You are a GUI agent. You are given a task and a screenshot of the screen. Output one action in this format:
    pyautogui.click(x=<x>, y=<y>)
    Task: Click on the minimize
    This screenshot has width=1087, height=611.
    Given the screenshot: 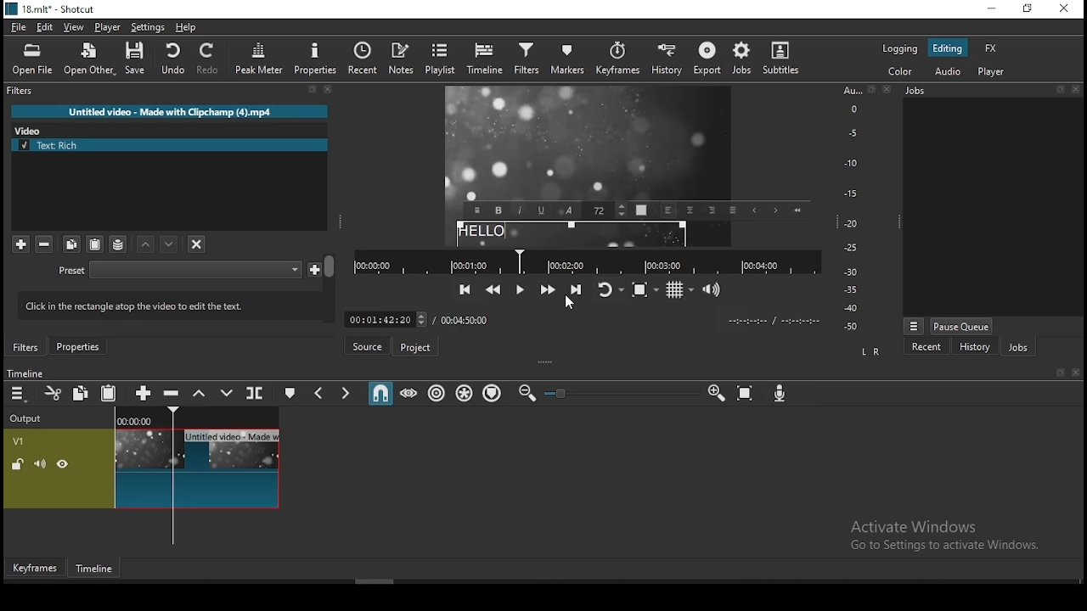 What is the action you would take?
    pyautogui.click(x=994, y=8)
    